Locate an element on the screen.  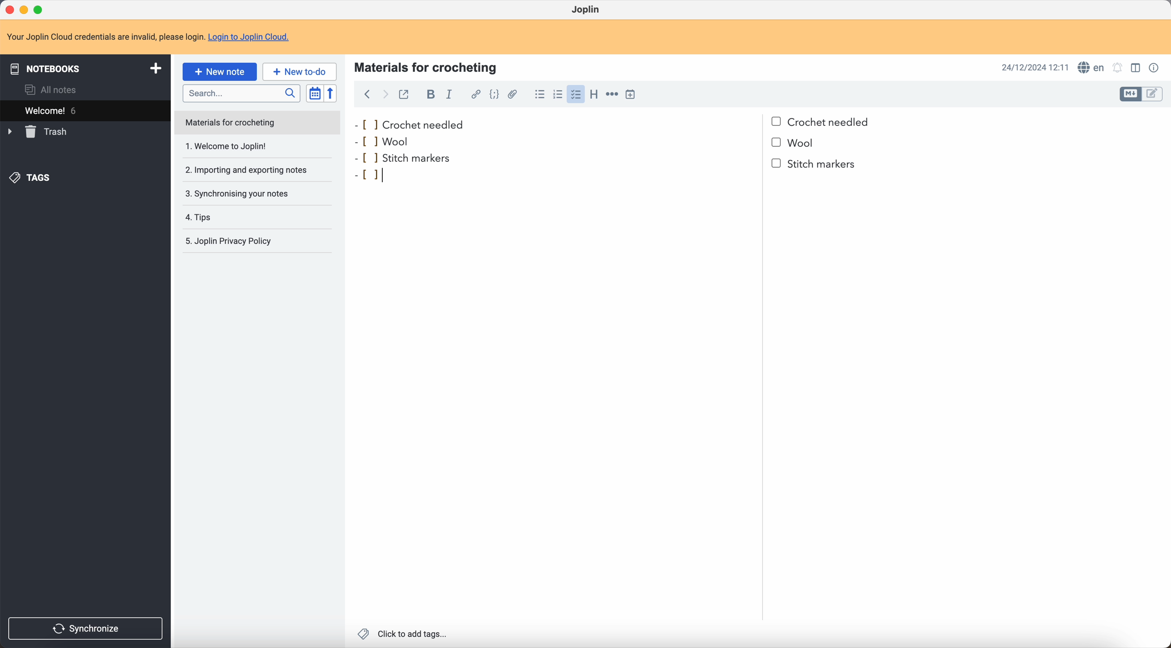
synchronize is located at coordinates (86, 629).